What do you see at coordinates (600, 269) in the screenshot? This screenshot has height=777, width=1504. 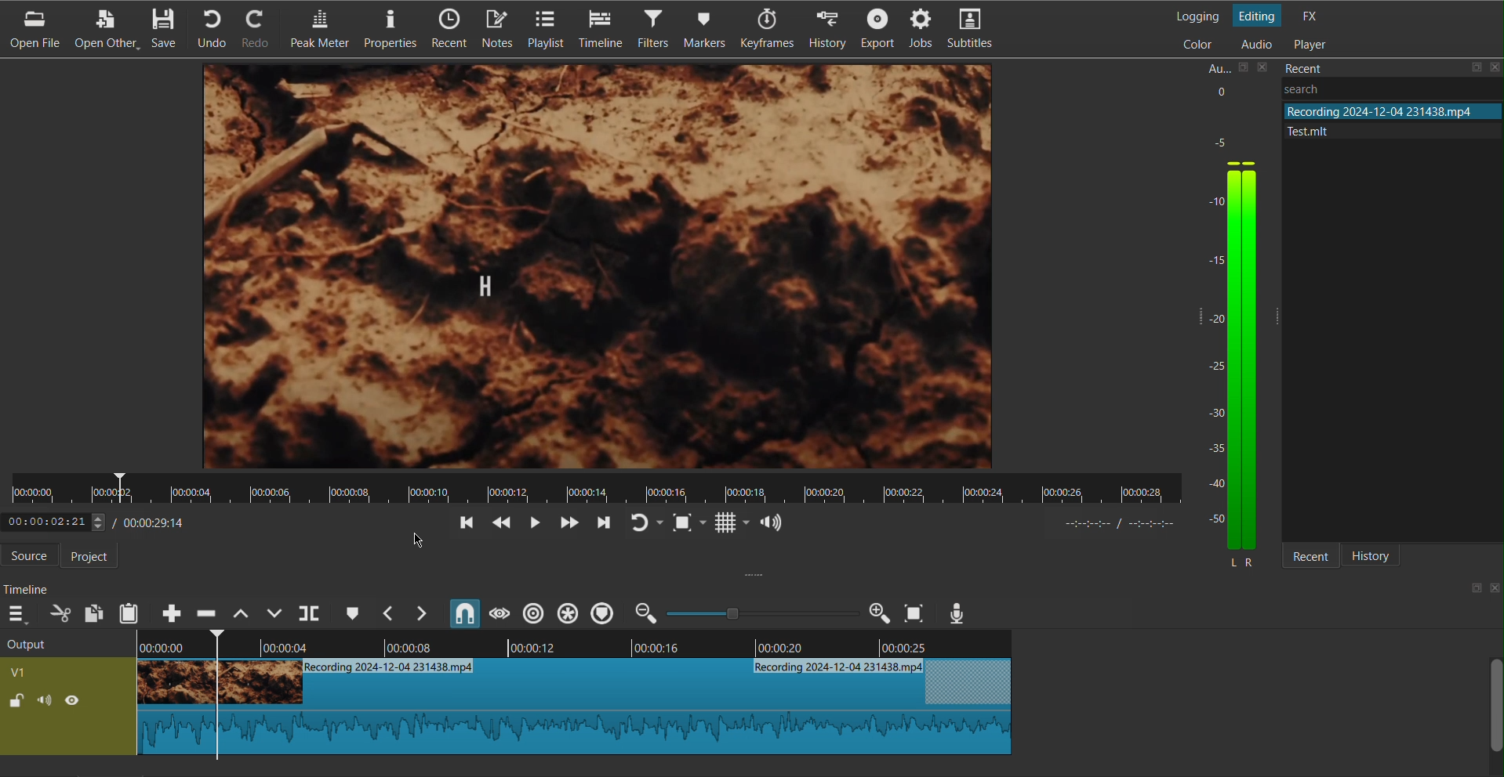 I see `Video Preview` at bounding box center [600, 269].